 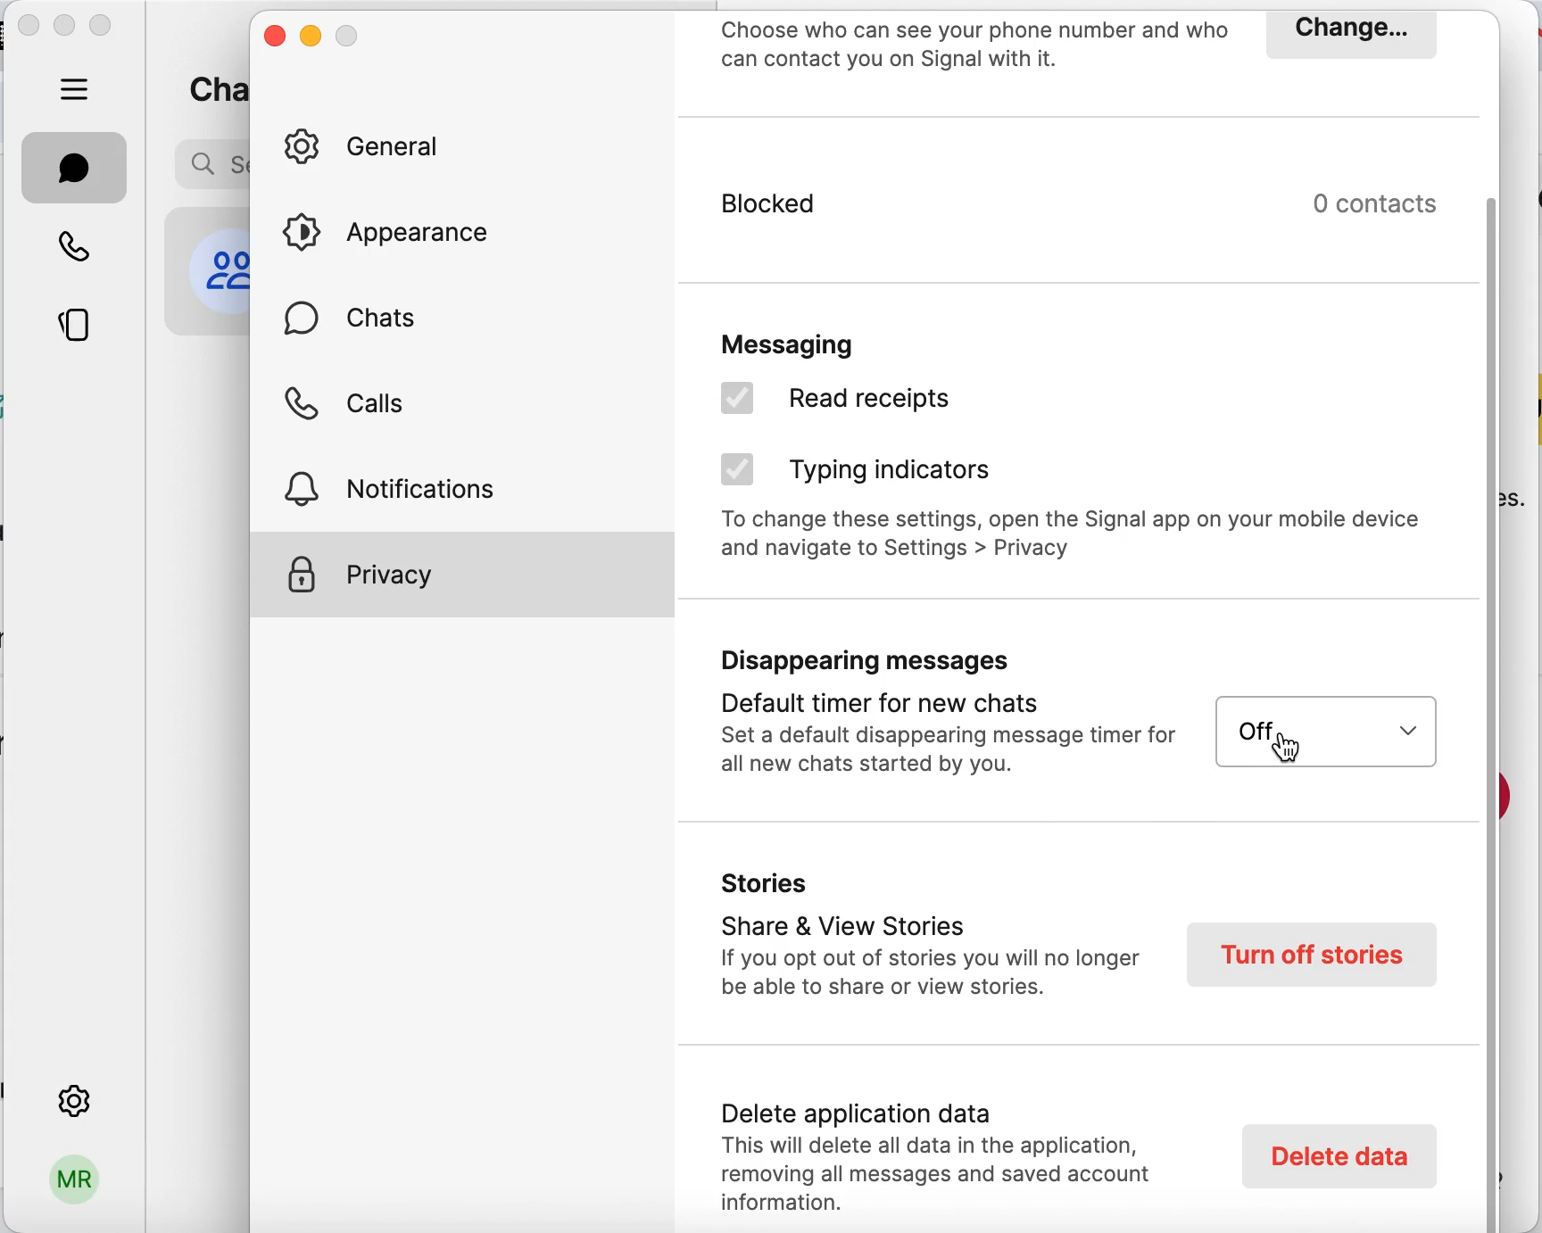 What do you see at coordinates (1314, 954) in the screenshot?
I see `turn off stories` at bounding box center [1314, 954].